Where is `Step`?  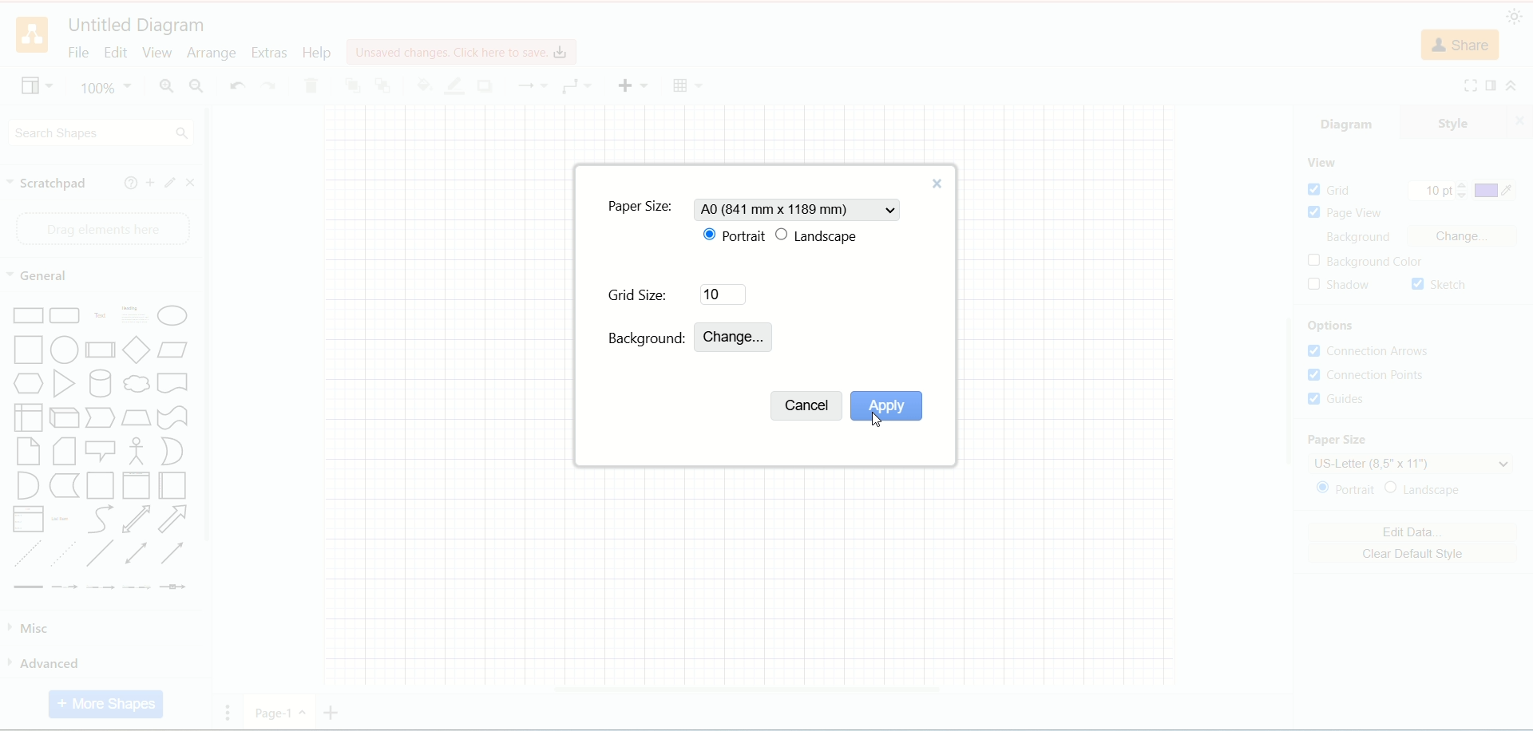
Step is located at coordinates (101, 418).